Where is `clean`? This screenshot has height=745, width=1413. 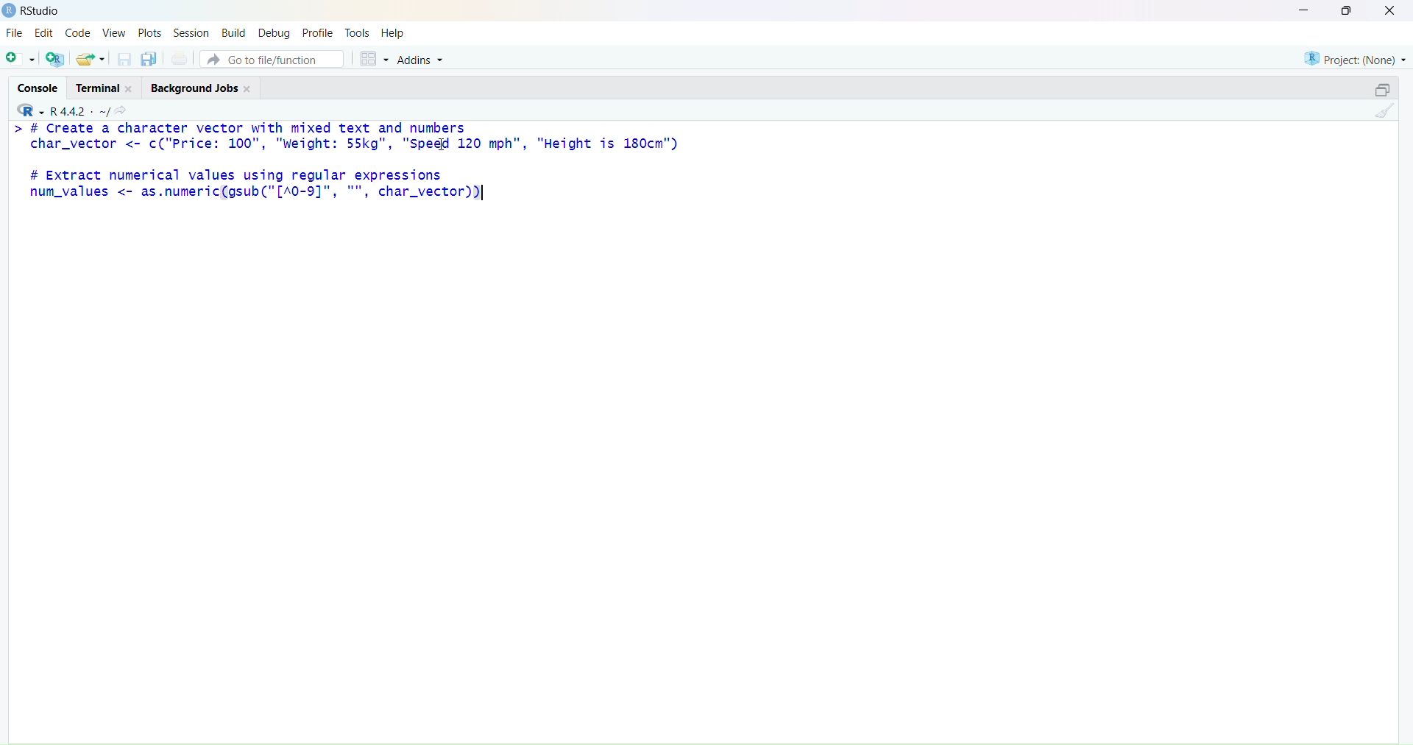 clean is located at coordinates (1385, 110).